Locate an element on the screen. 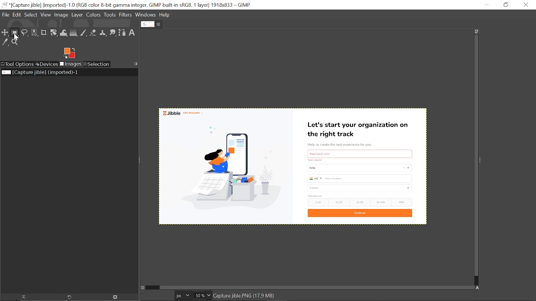 The height and width of the screenshot is (301, 536). Let's start your organization on
the right track is located at coordinates (361, 128).